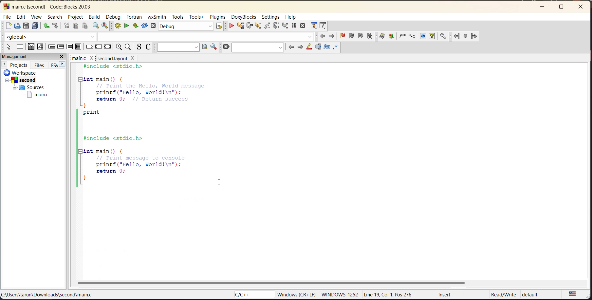  What do you see at coordinates (217, 26) in the screenshot?
I see `show select target dialog` at bounding box center [217, 26].